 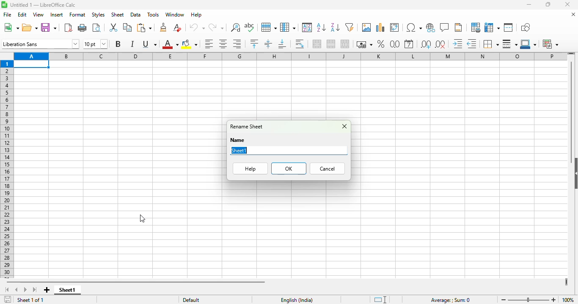 I want to click on font name, so click(x=40, y=43).